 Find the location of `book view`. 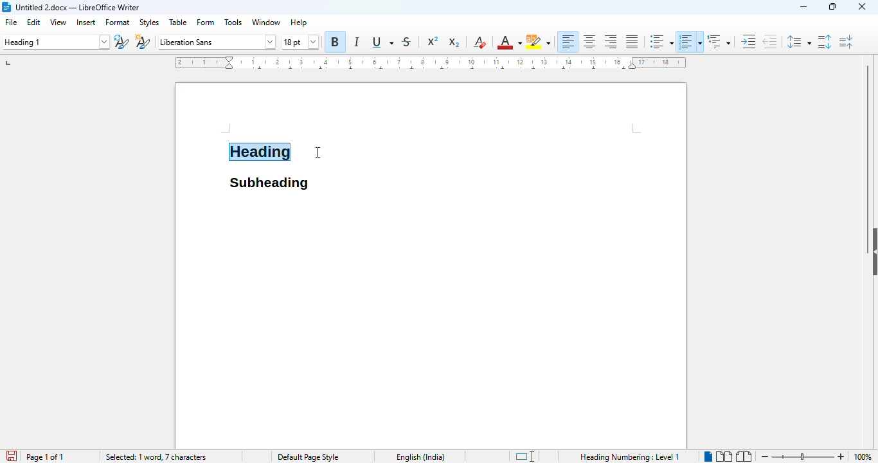

book view is located at coordinates (743, 457).